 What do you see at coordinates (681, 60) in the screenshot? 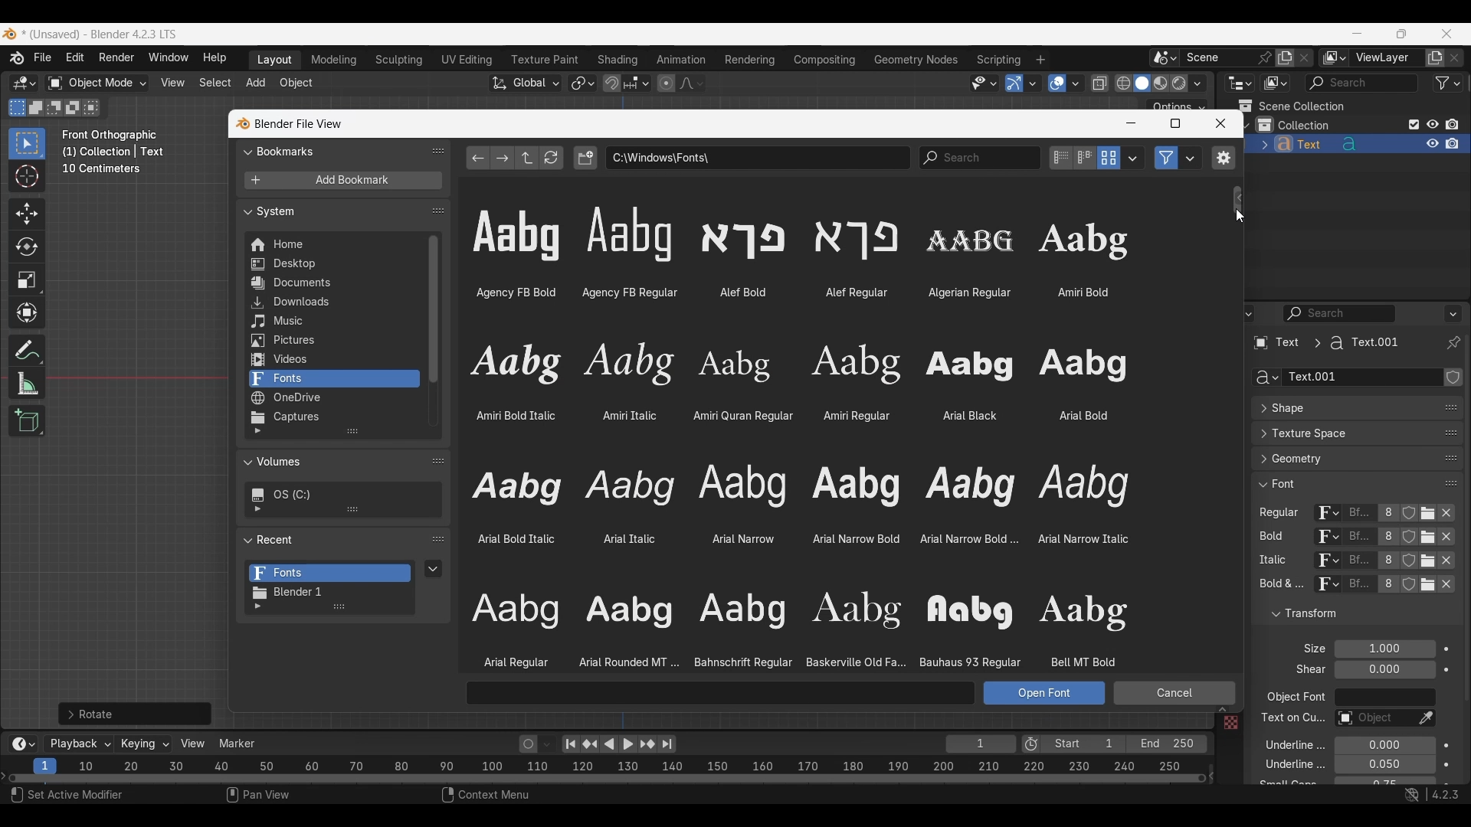
I see `Animation workspace` at bounding box center [681, 60].